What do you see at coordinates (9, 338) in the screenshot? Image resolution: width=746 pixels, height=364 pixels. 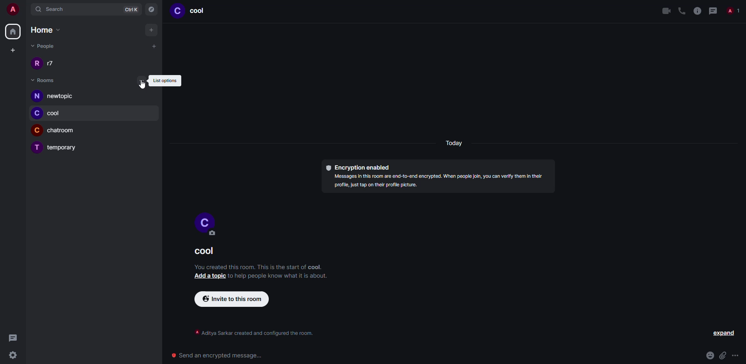 I see `threads` at bounding box center [9, 338].